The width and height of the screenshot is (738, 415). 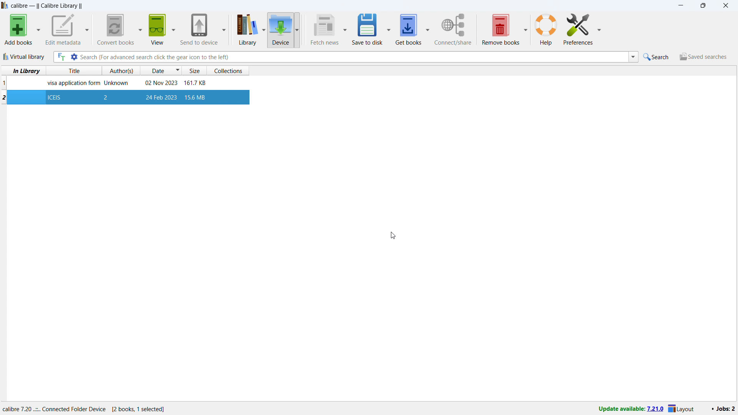 What do you see at coordinates (345, 30) in the screenshot?
I see `fetch news options` at bounding box center [345, 30].